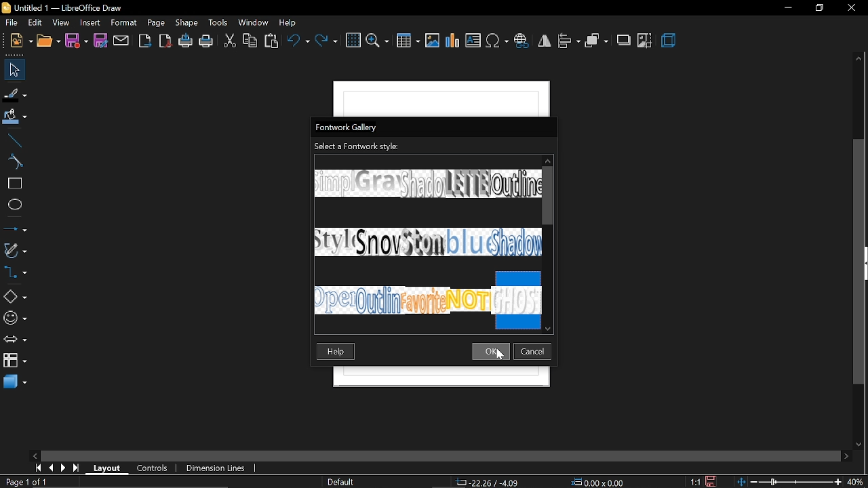  I want to click on insert symbol, so click(498, 41).